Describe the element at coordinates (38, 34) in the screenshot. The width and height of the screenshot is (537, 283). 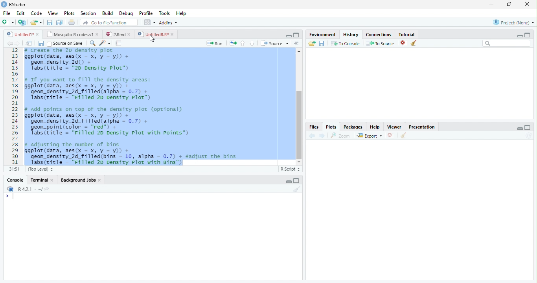
I see `close` at that location.